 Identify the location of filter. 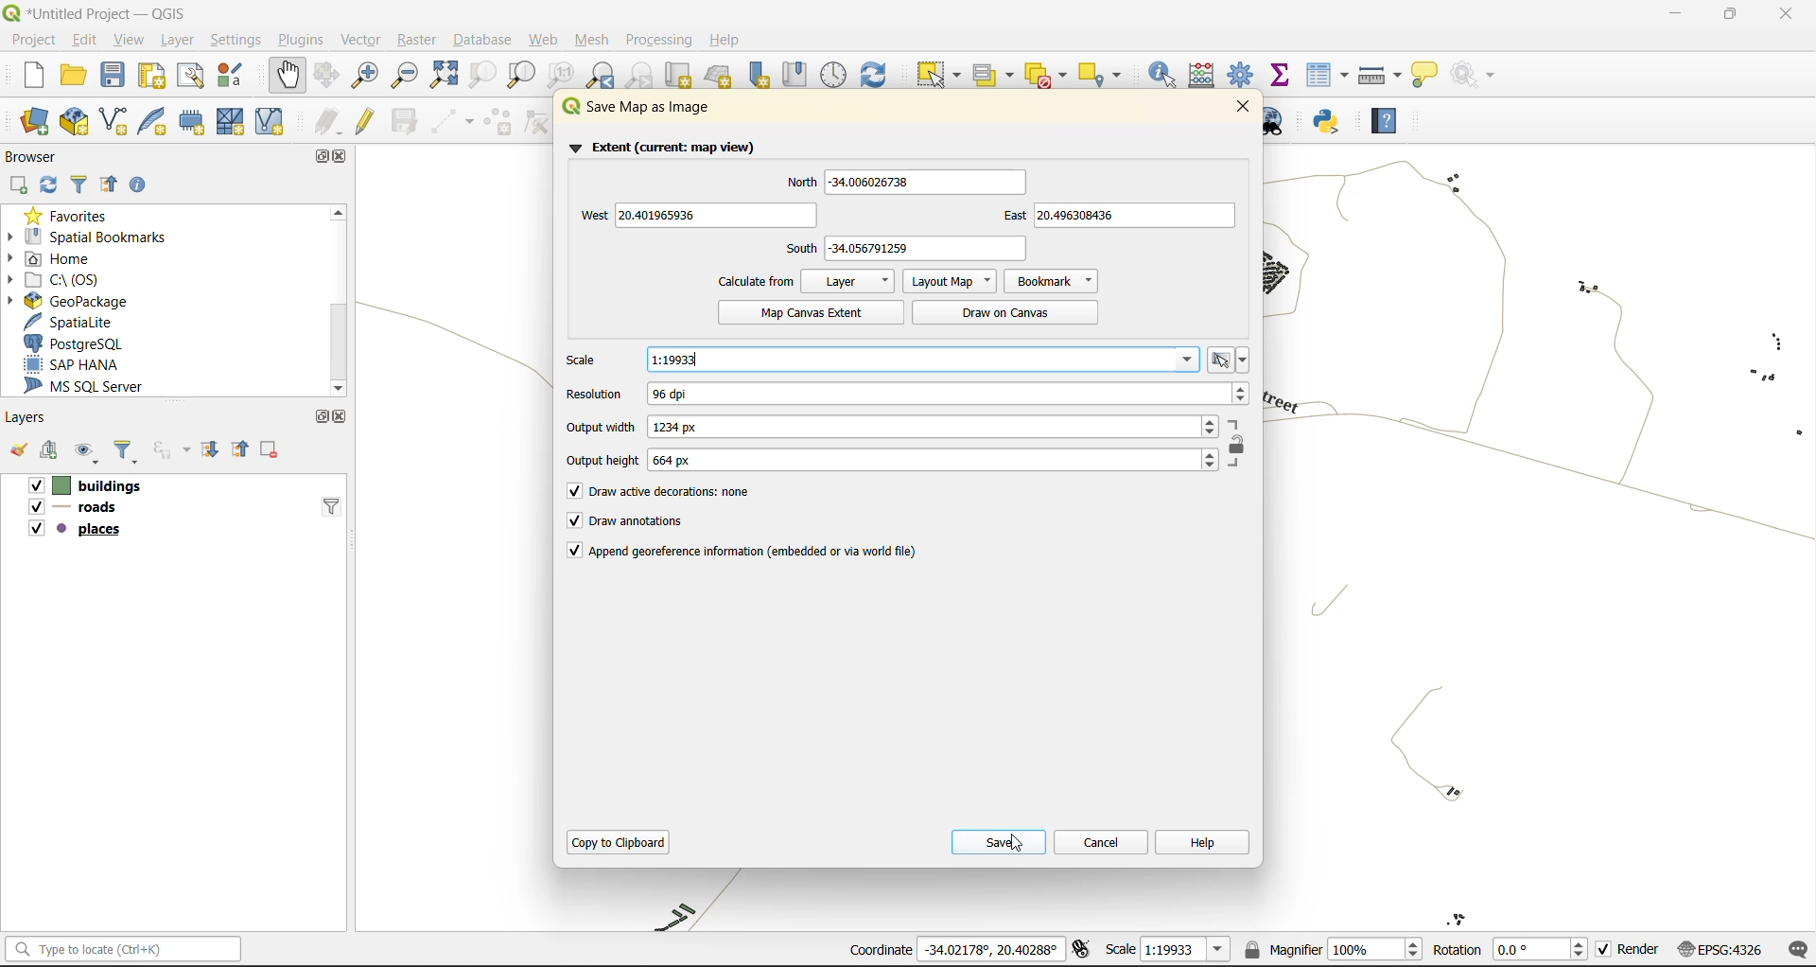
(125, 454).